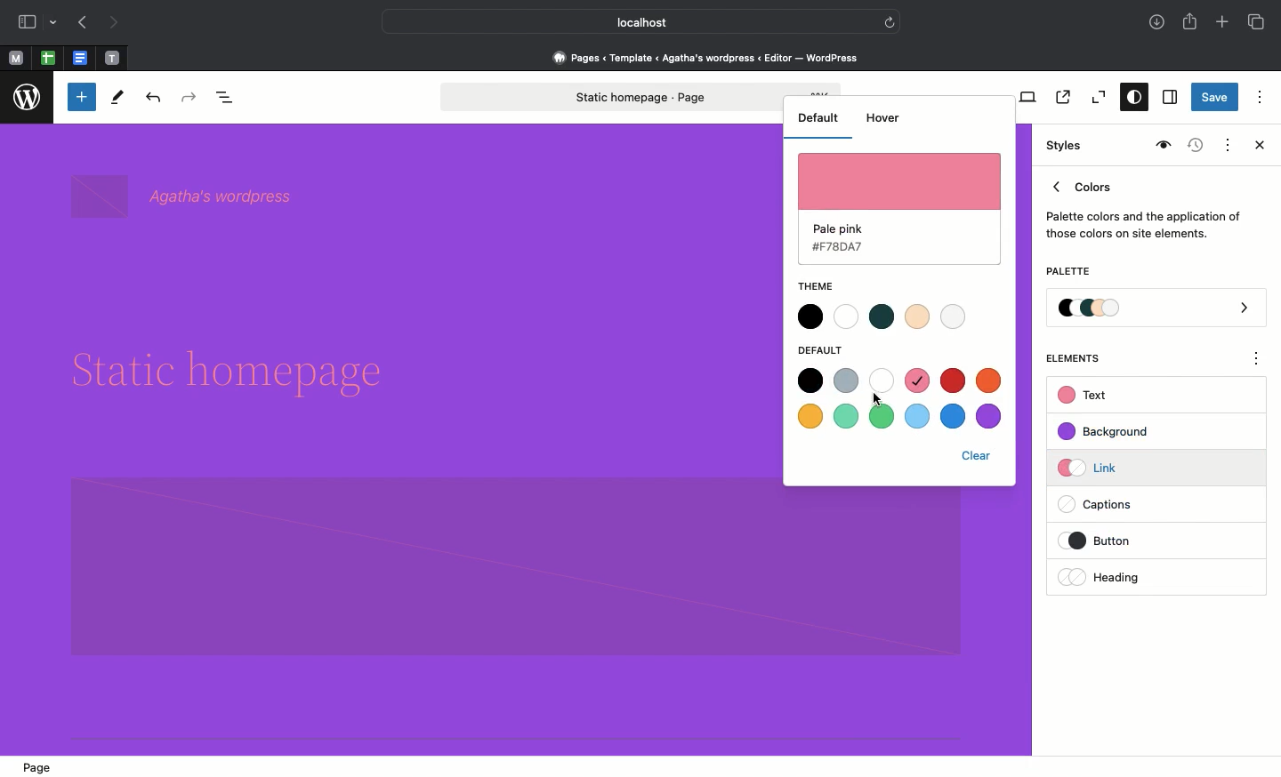  I want to click on Add new tab, so click(1224, 24).